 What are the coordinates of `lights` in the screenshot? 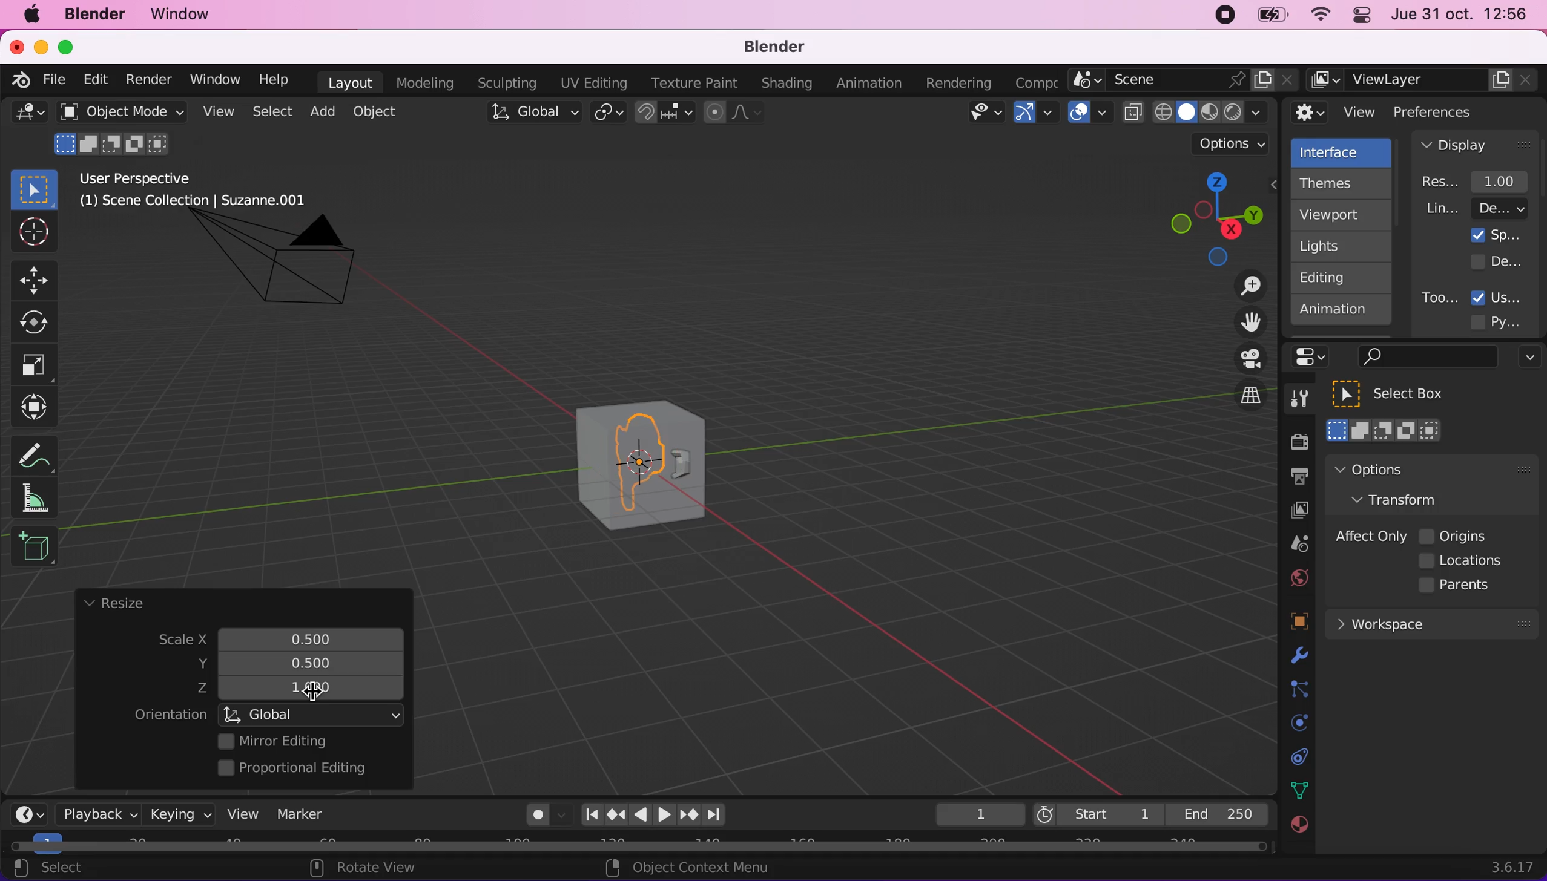 It's located at (1344, 247).